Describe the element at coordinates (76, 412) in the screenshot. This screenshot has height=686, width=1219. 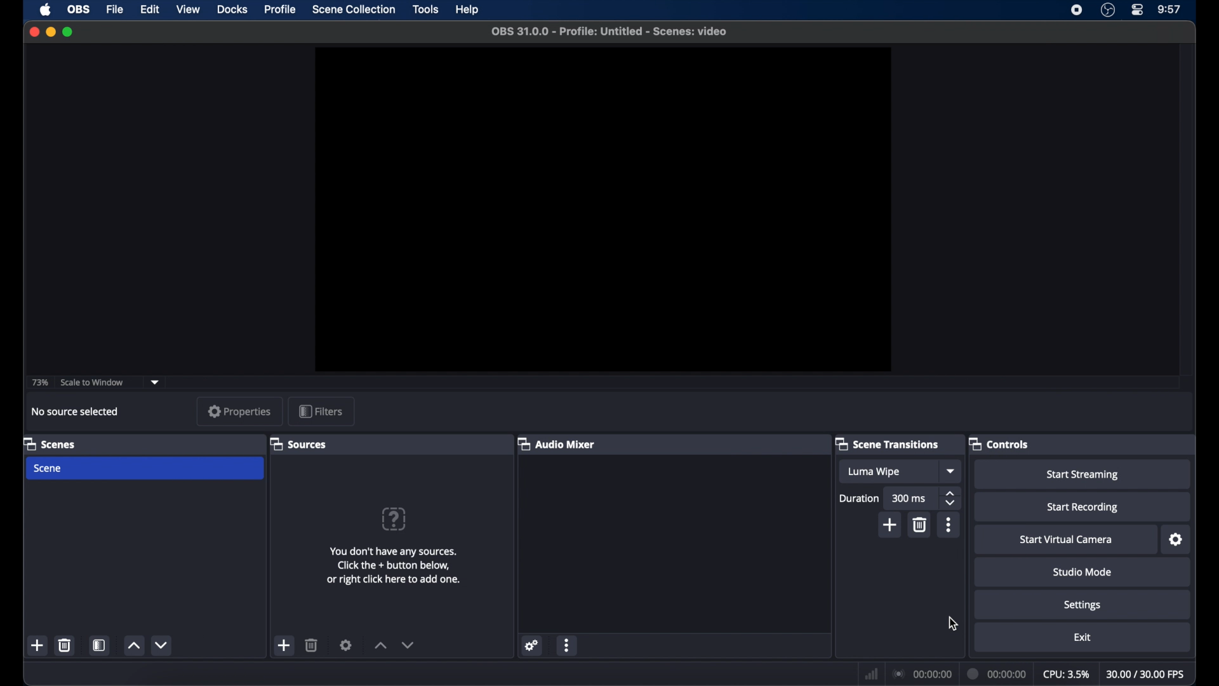
I see `no source selected` at that location.